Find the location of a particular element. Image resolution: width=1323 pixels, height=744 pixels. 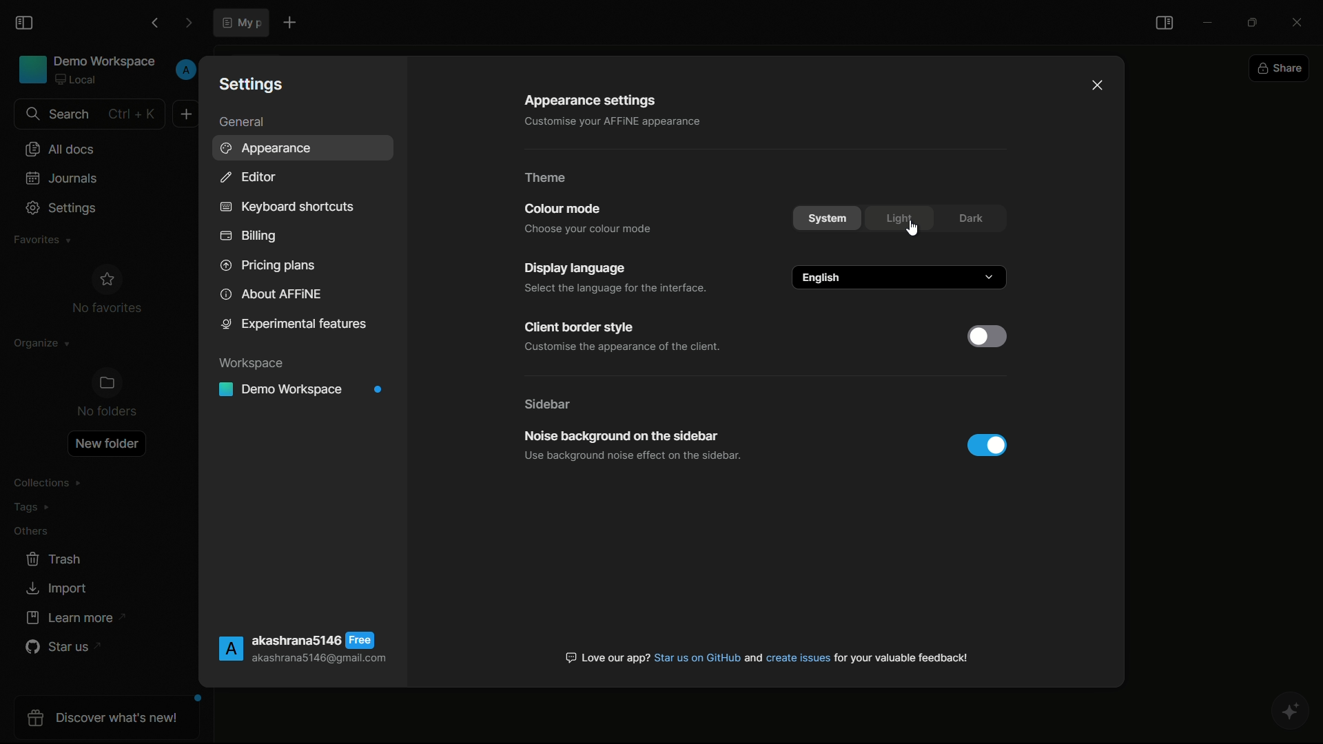

new folder is located at coordinates (107, 444).